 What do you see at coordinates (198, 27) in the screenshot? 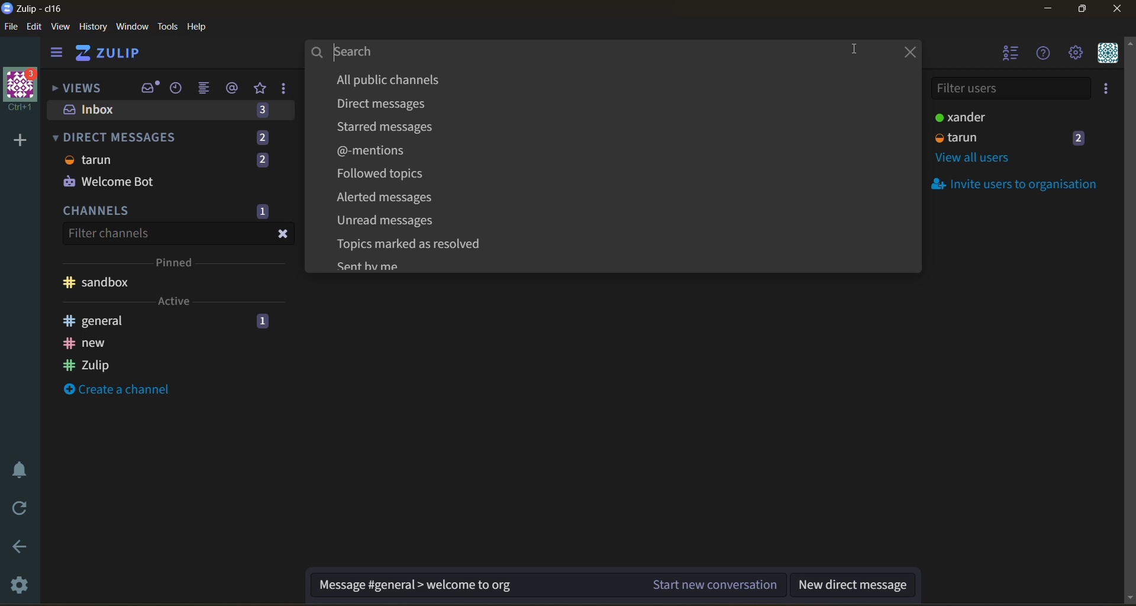
I see `help` at bounding box center [198, 27].